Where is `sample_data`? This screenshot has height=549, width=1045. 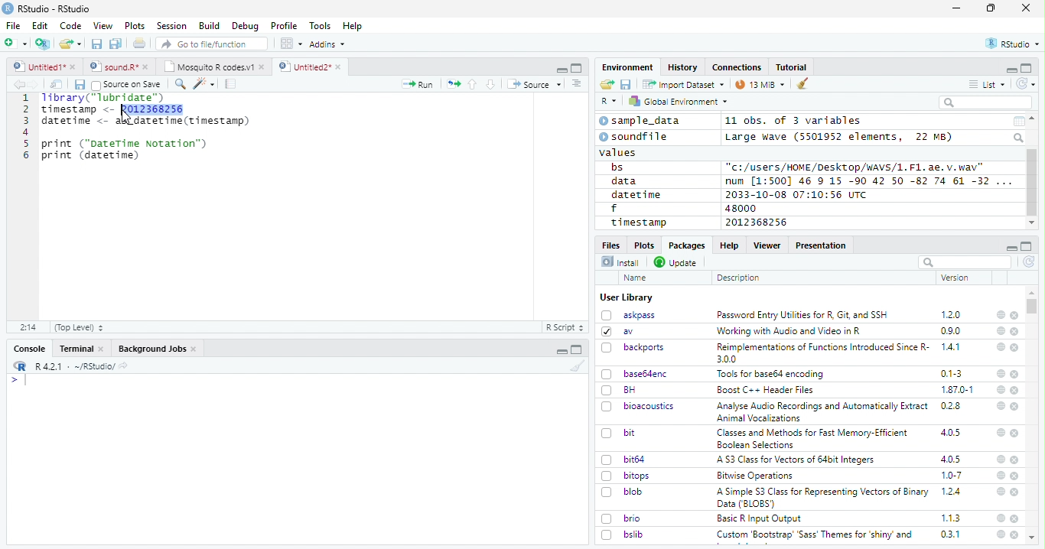
sample_data is located at coordinates (642, 121).